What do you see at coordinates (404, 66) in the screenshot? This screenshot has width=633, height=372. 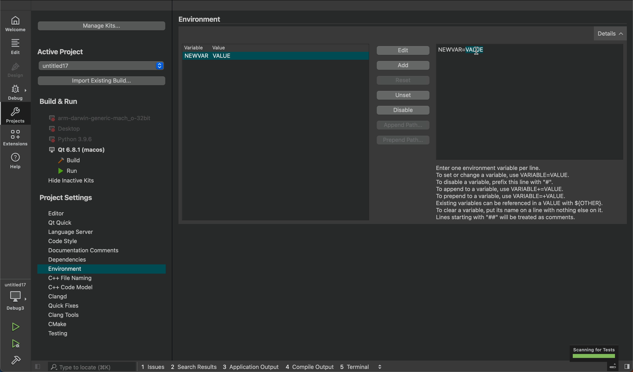 I see `Add` at bounding box center [404, 66].